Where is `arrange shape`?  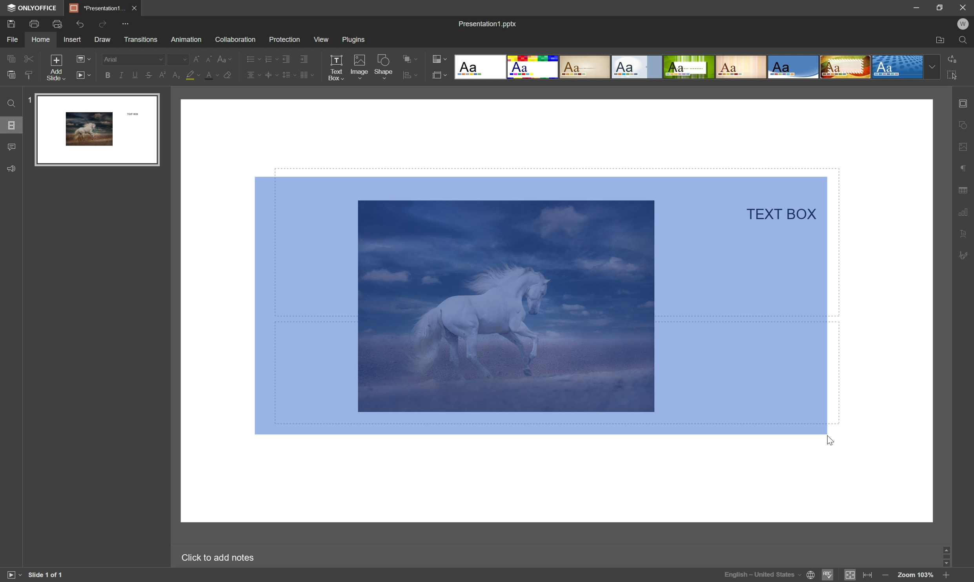 arrange shape is located at coordinates (411, 58).